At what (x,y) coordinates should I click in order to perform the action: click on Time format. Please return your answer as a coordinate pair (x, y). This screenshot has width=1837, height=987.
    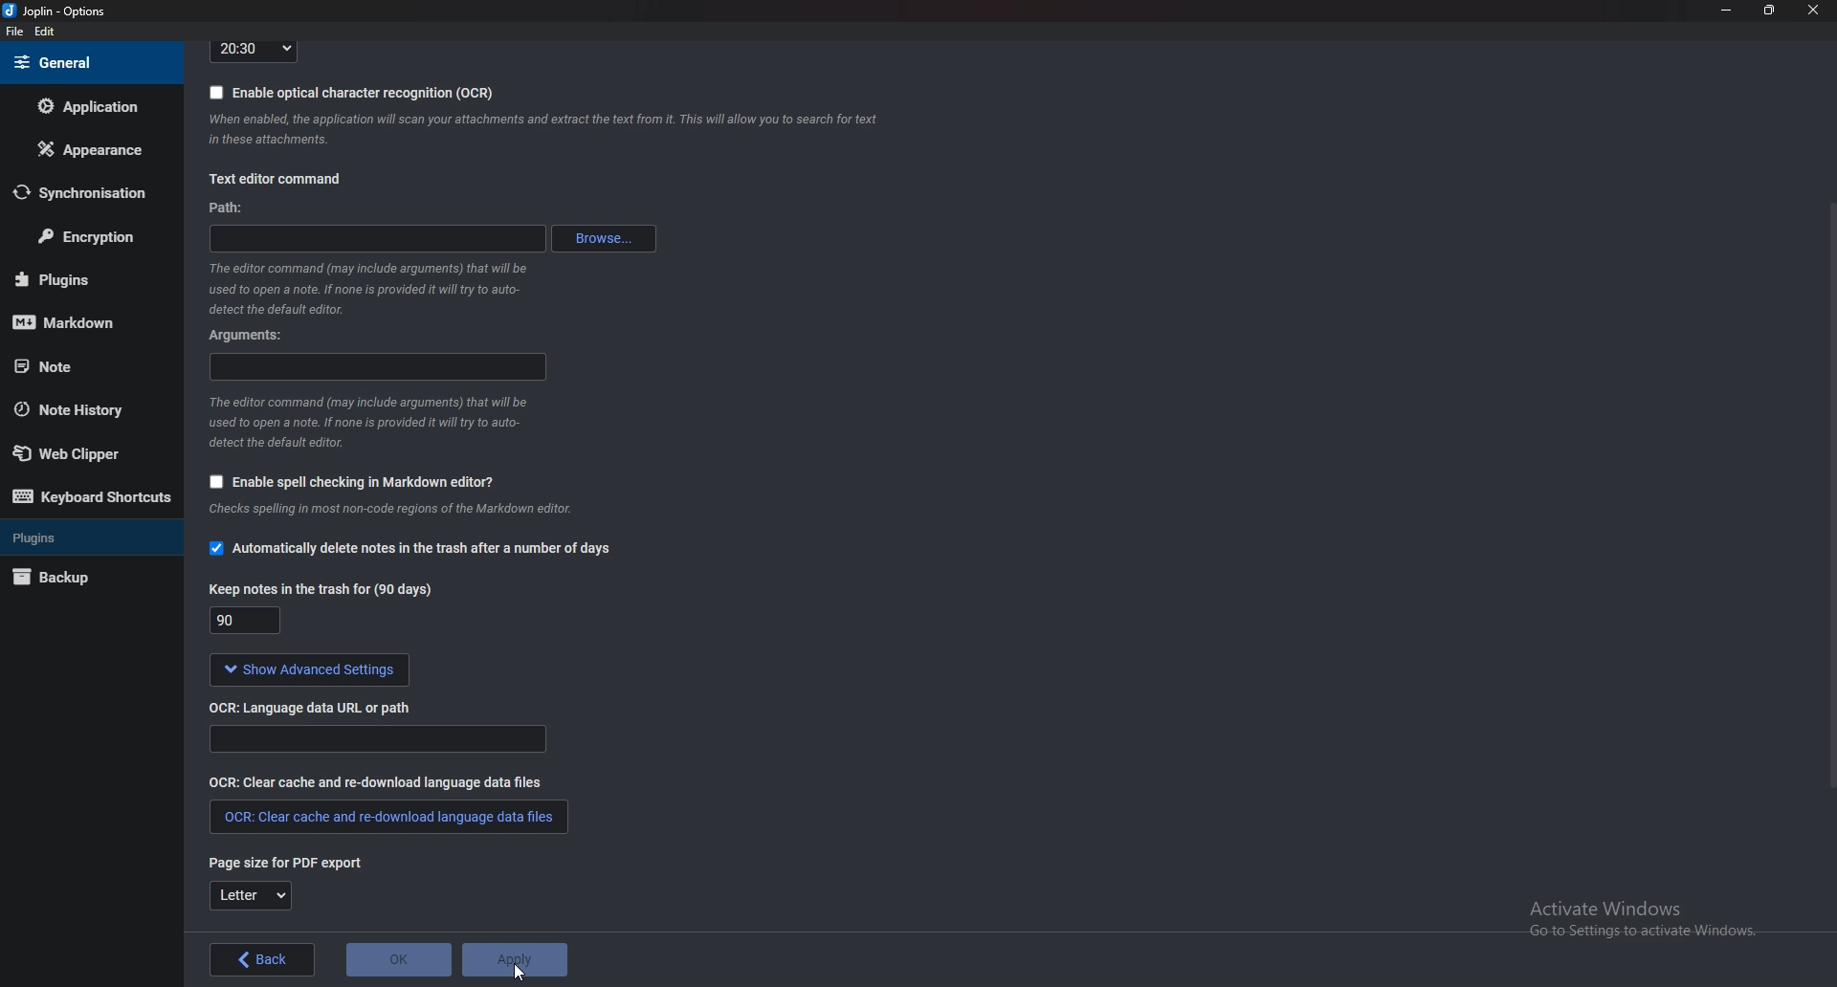
    Looking at the image, I should click on (254, 50).